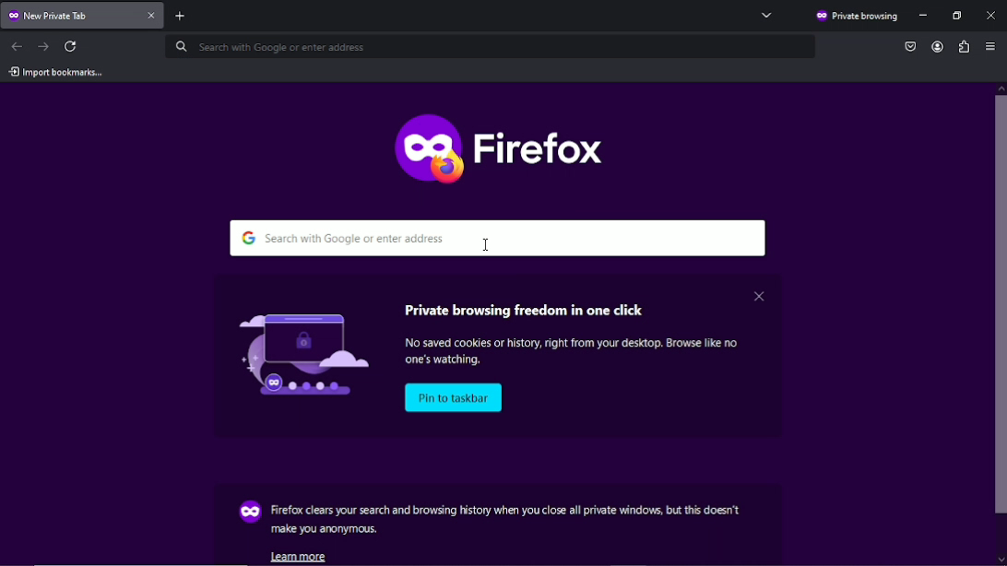 The width and height of the screenshot is (1007, 566). Describe the element at coordinates (925, 16) in the screenshot. I see `minimize` at that location.